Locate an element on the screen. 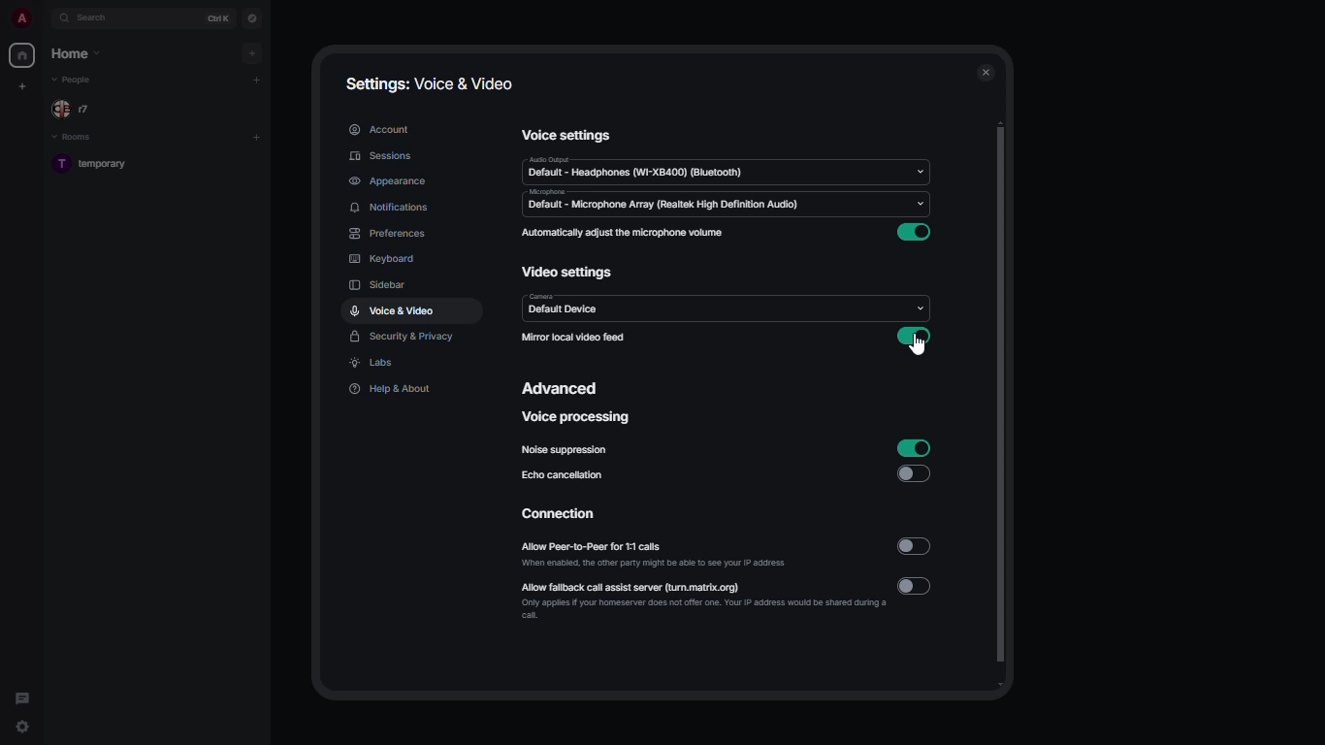 The height and width of the screenshot is (745, 1325). audio default is located at coordinates (636, 169).